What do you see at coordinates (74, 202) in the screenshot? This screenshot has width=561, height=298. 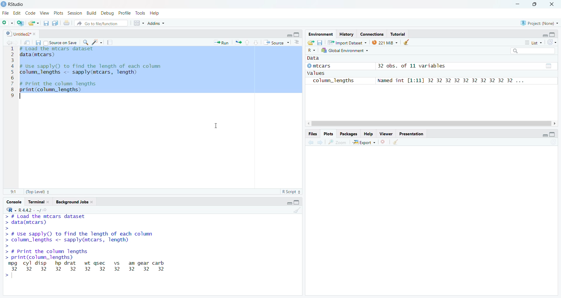 I see `Background Jobs` at bounding box center [74, 202].